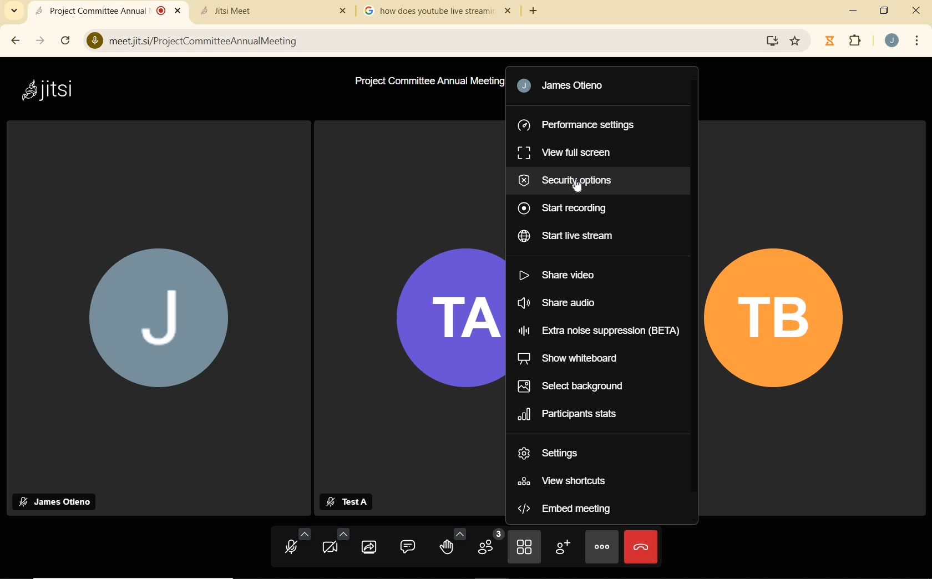 The width and height of the screenshot is (932, 579). Describe the element at coordinates (439, 315) in the screenshot. I see `TA` at that location.